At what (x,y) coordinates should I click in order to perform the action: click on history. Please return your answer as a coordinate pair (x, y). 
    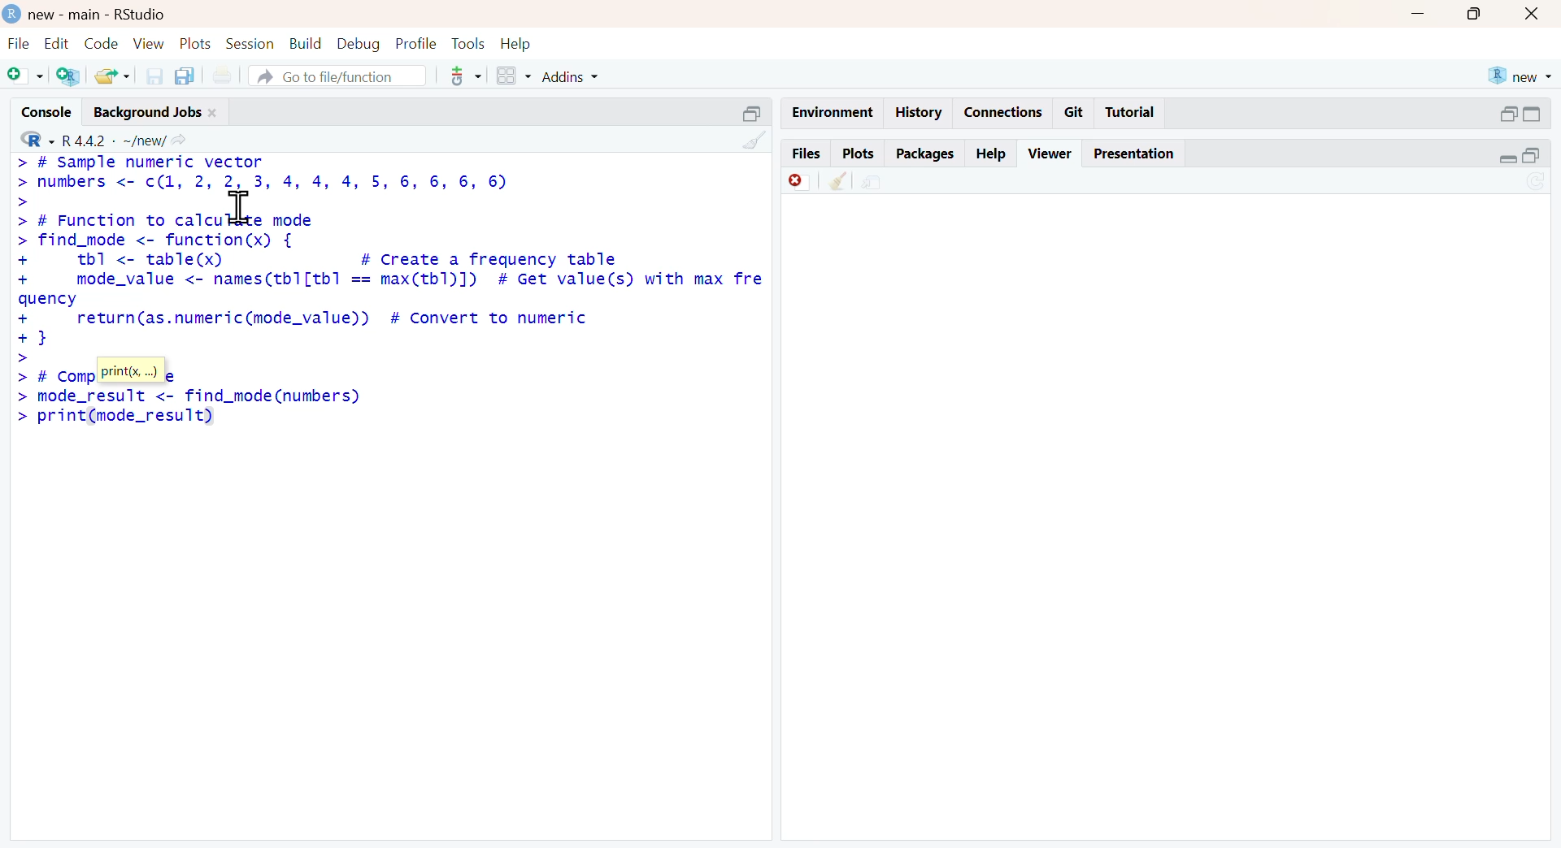
    Looking at the image, I should click on (920, 113).